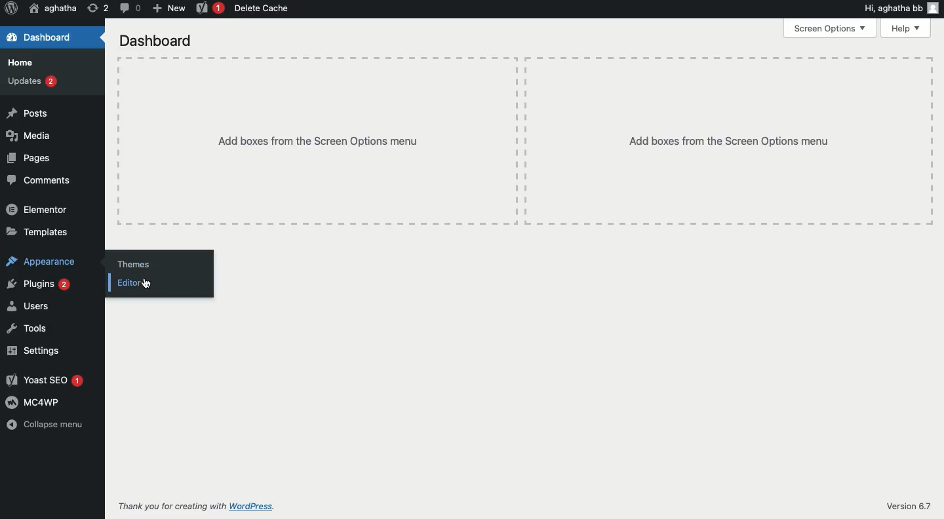 This screenshot has height=519, width=944. Describe the element at coordinates (263, 9) in the screenshot. I see `Delete cache` at that location.